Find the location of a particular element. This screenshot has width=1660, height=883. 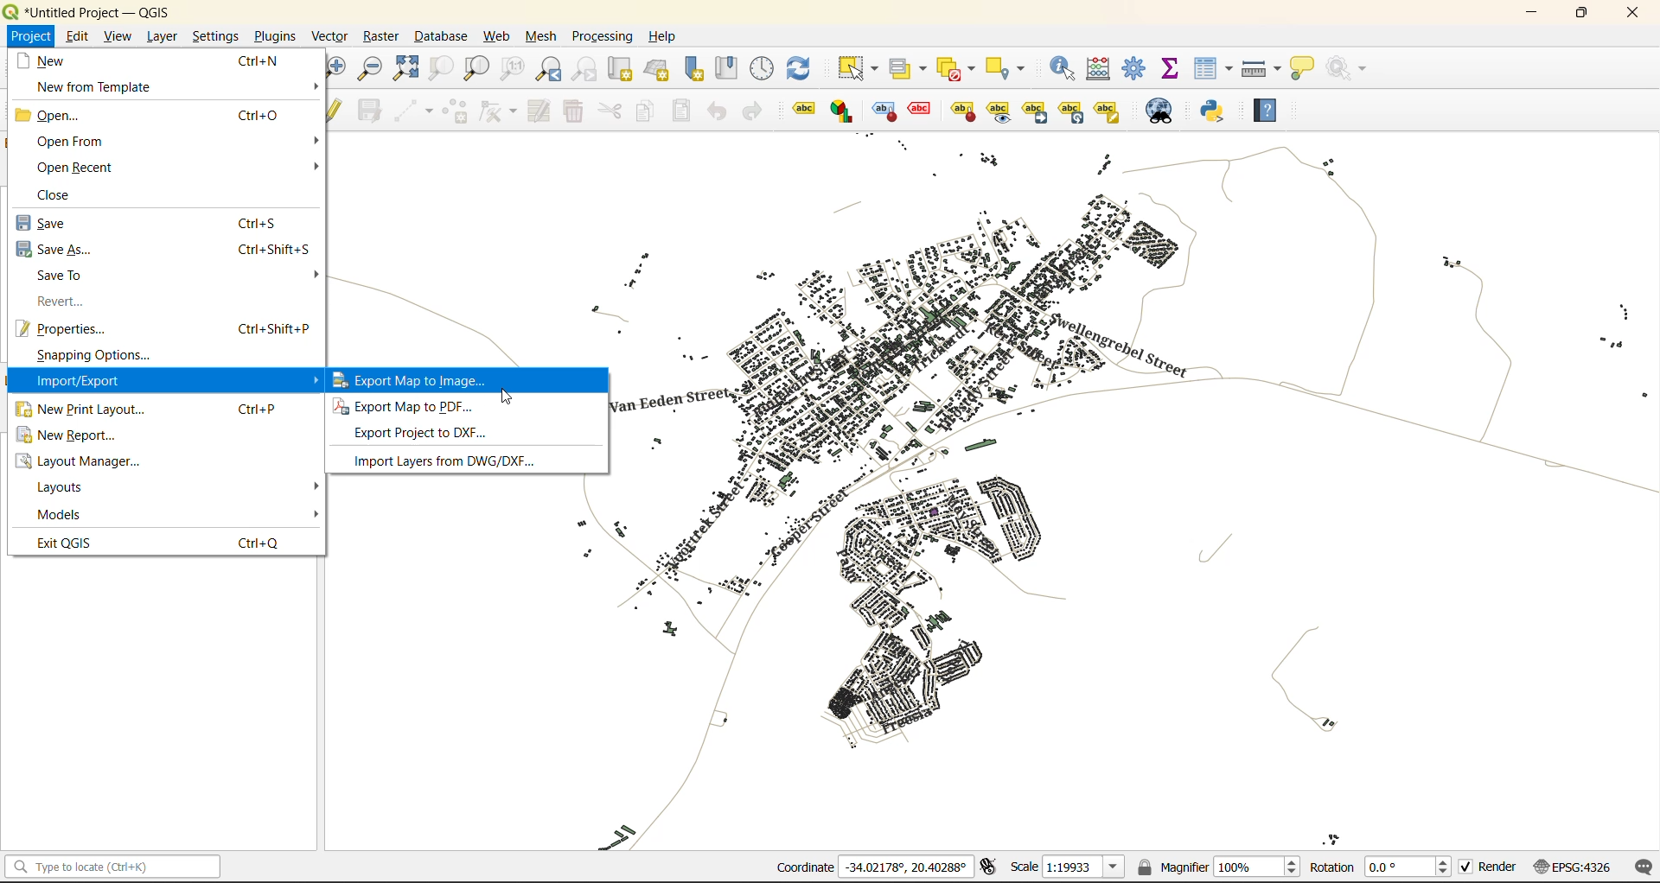

models is located at coordinates (62, 514).